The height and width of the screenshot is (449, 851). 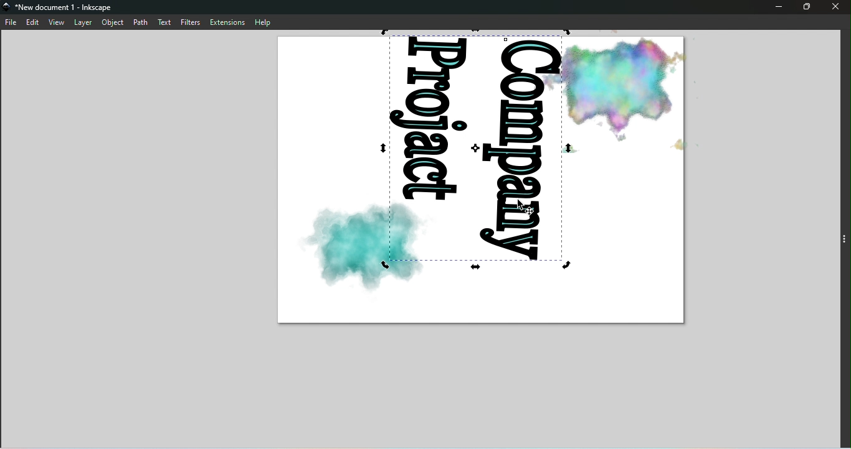 I want to click on cursor, so click(x=527, y=208).